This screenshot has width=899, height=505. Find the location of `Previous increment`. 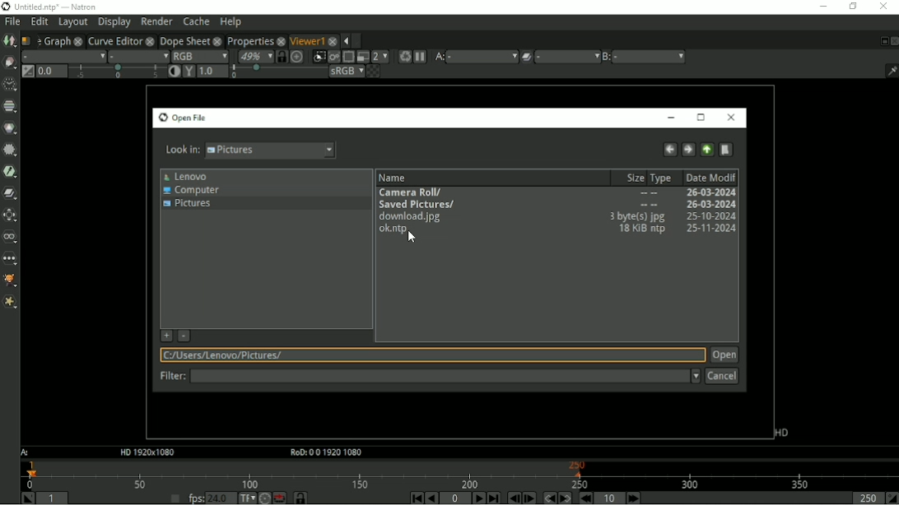

Previous increment is located at coordinates (585, 498).